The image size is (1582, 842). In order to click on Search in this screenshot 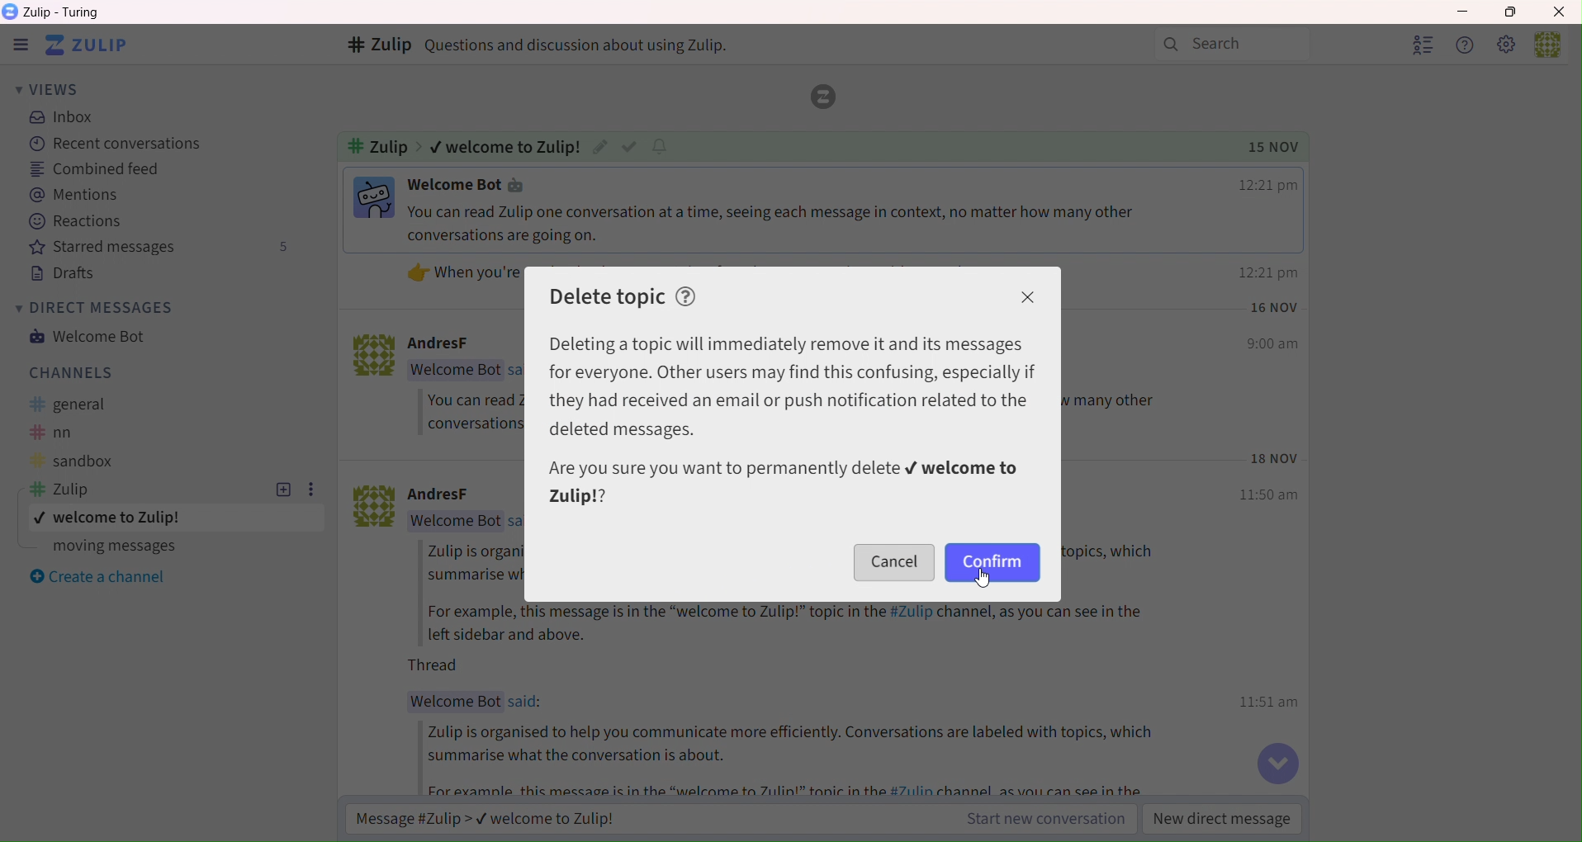, I will do `click(1232, 45)`.